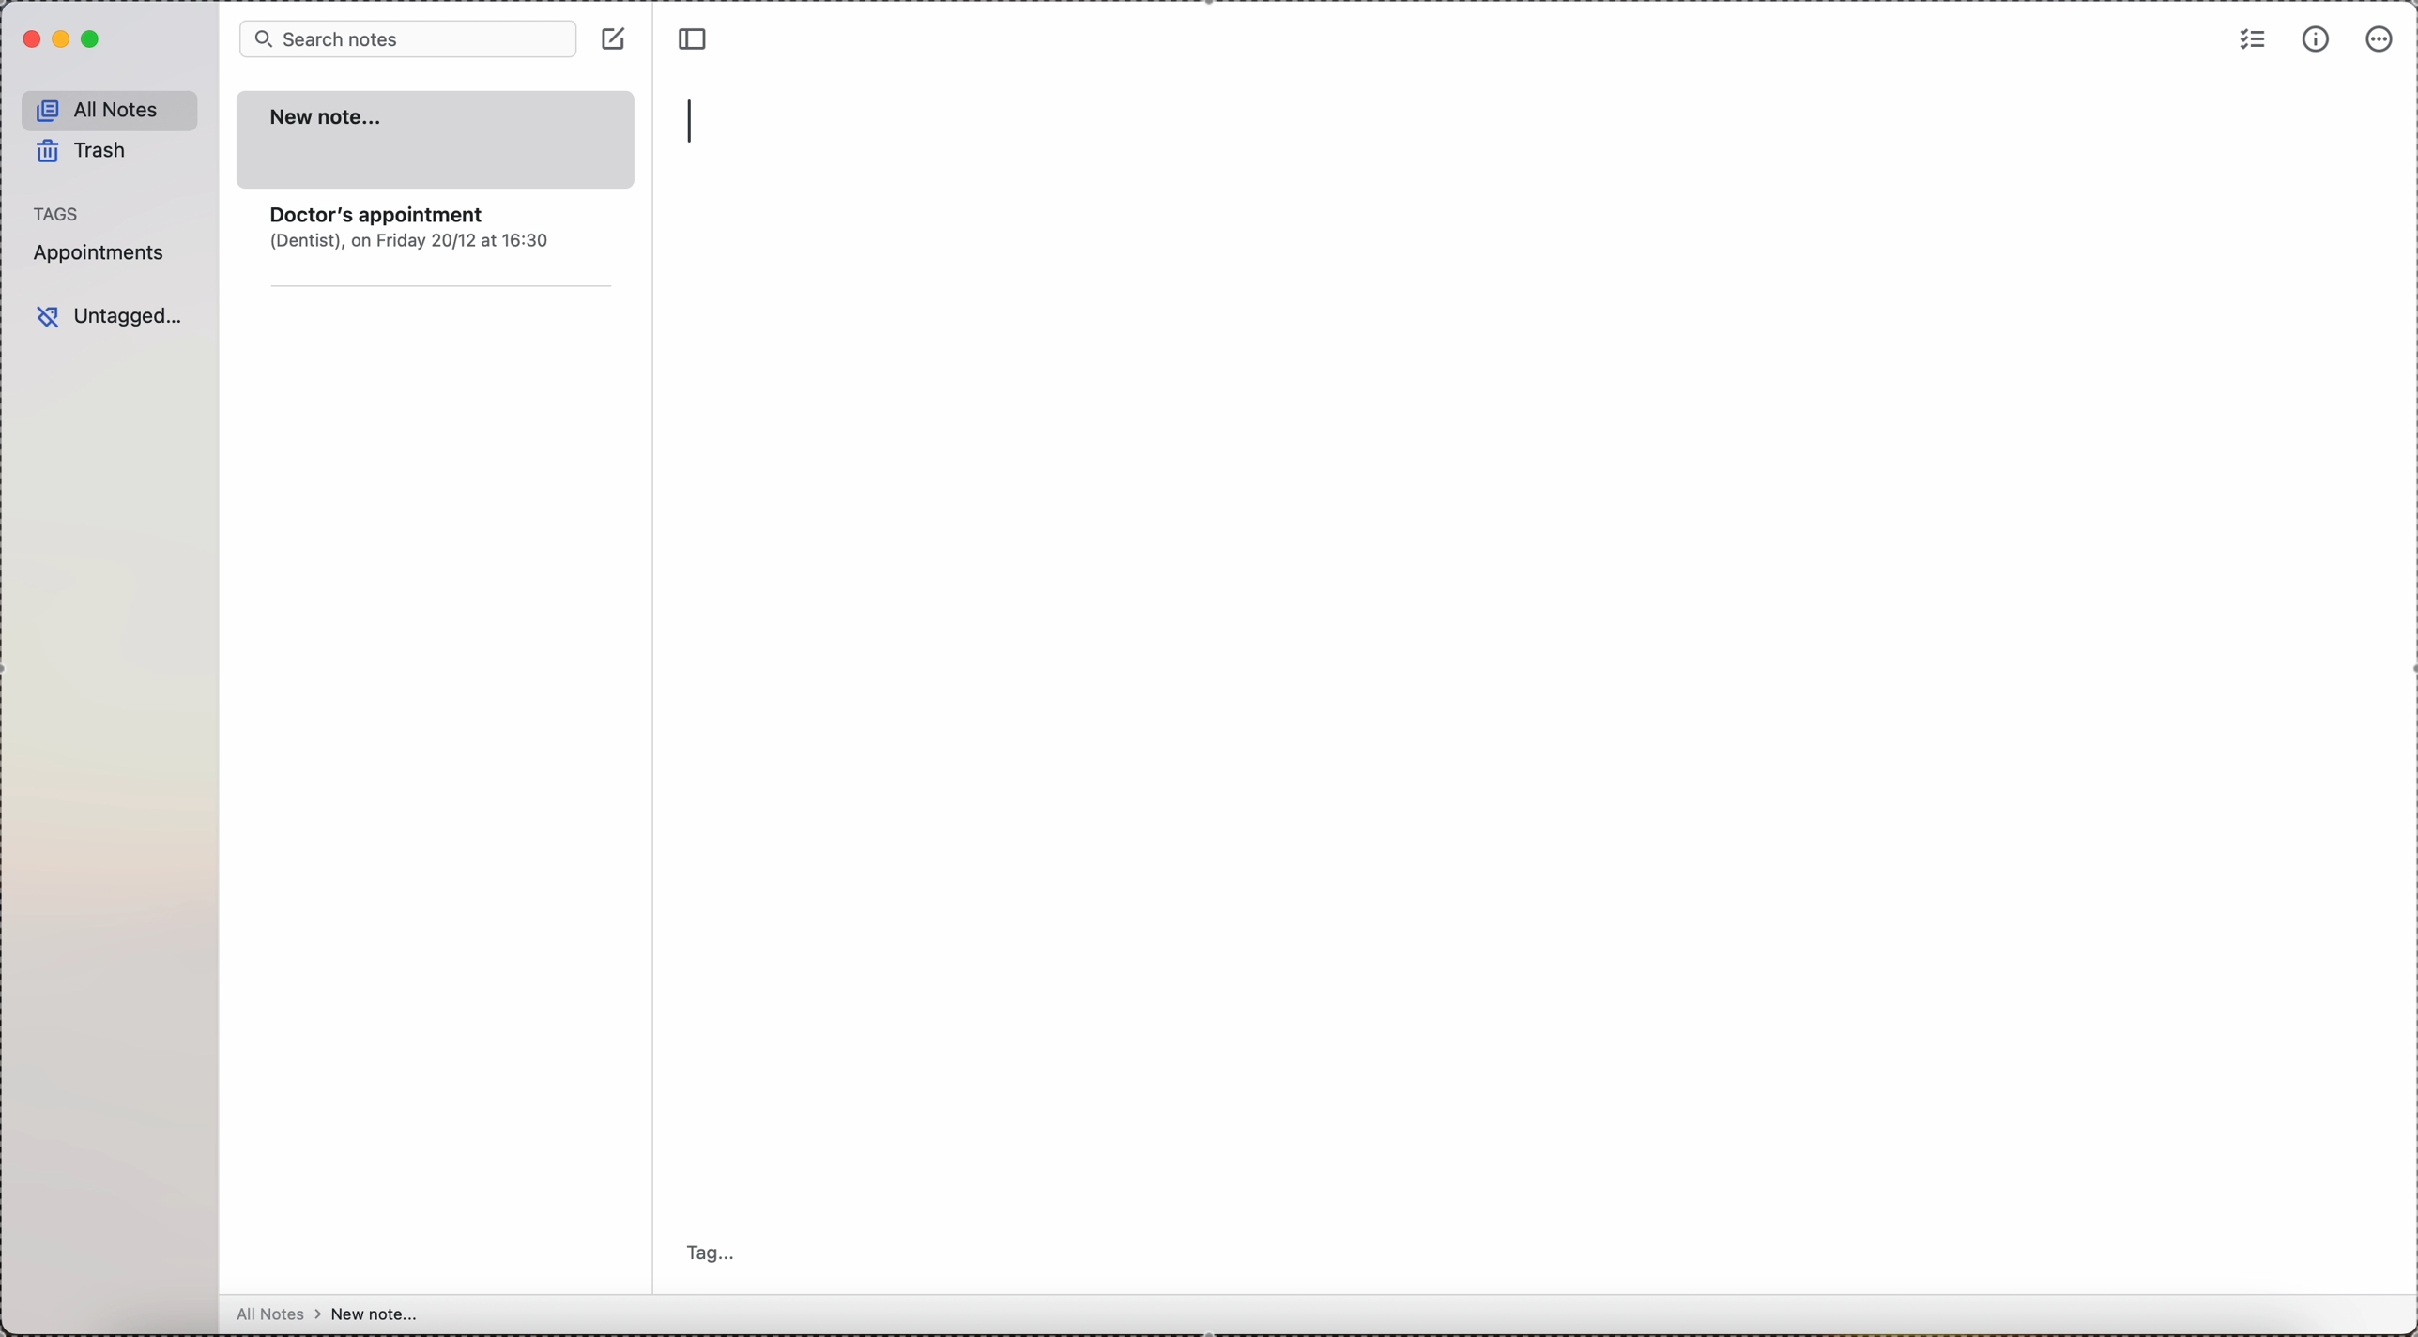  Describe the element at coordinates (406, 39) in the screenshot. I see `search bar` at that location.